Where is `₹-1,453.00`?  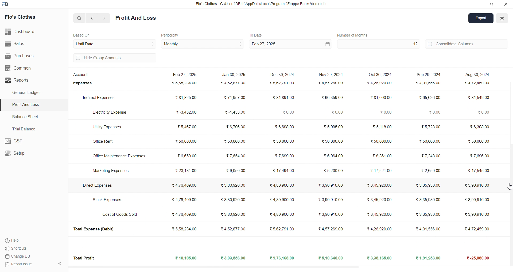
₹-1,453.00 is located at coordinates (235, 112).